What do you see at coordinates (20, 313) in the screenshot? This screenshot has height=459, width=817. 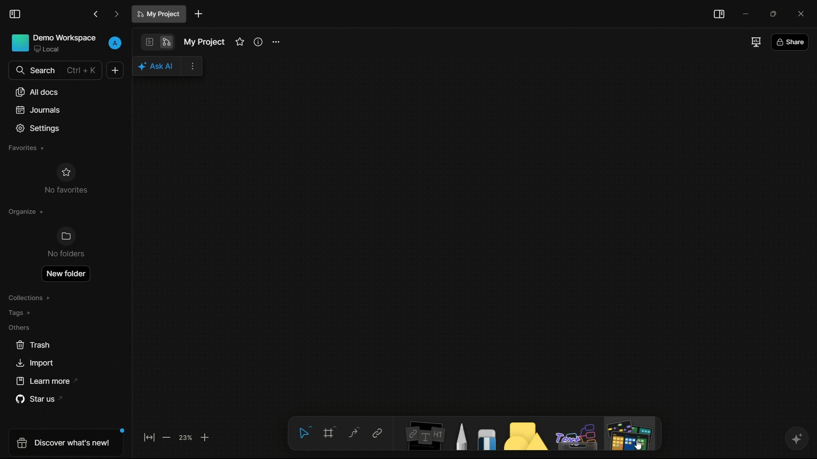 I see `tags` at bounding box center [20, 313].